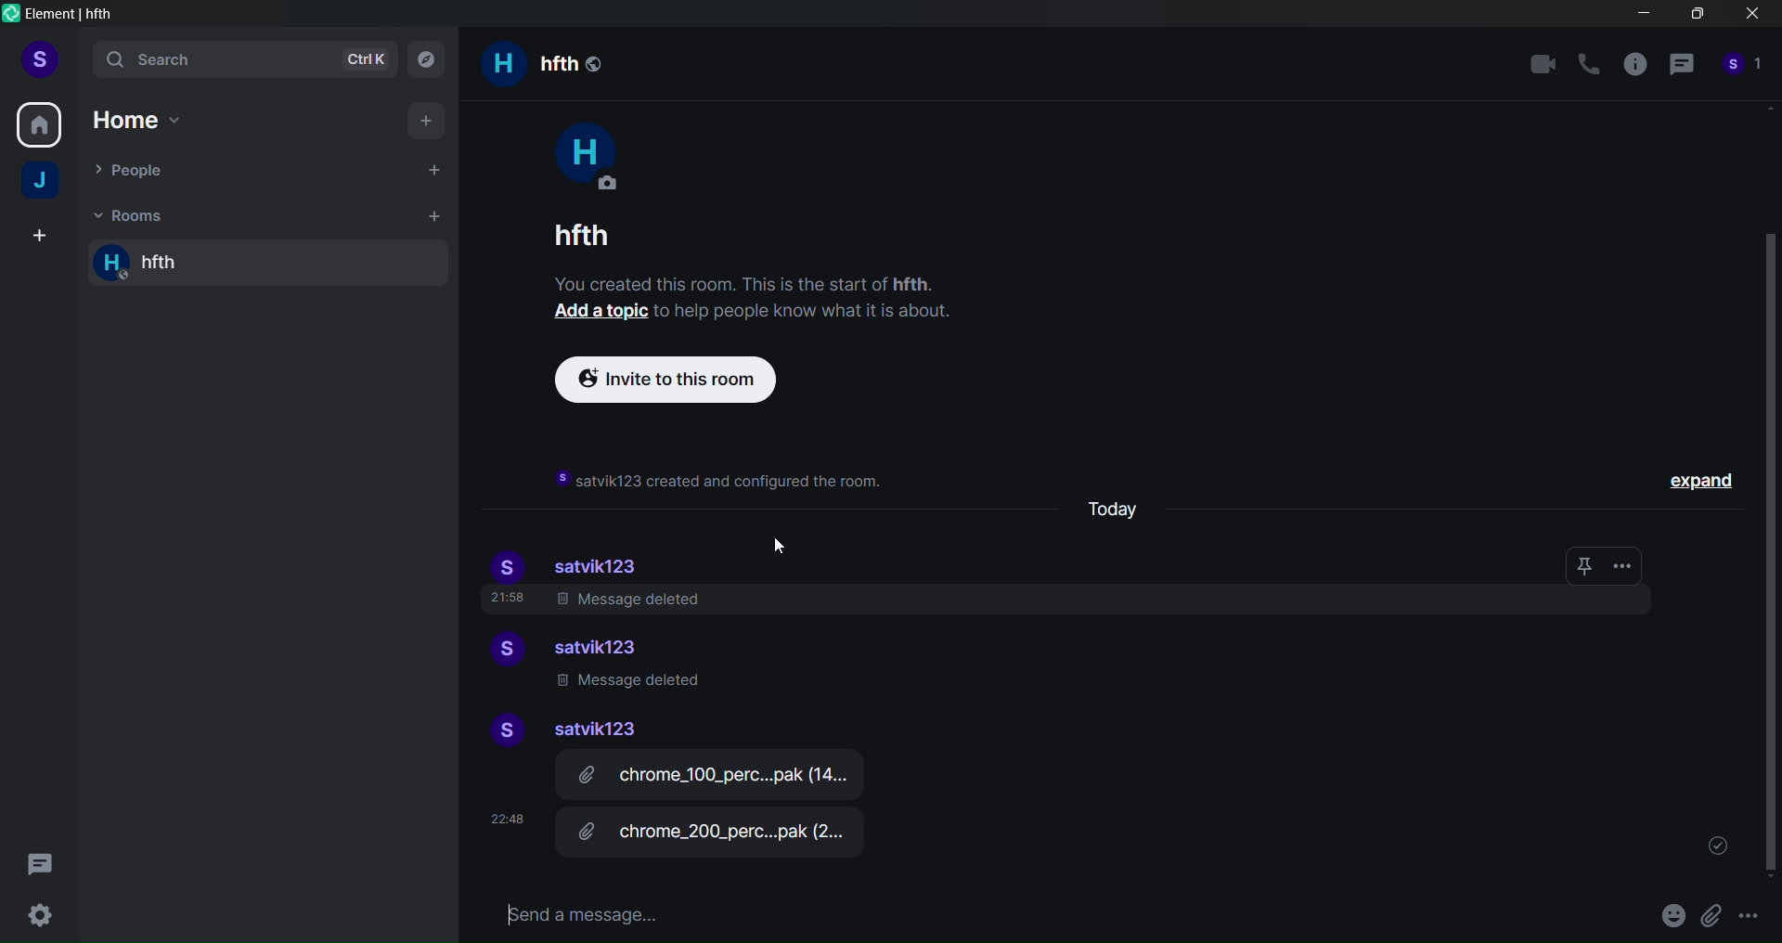 The width and height of the screenshot is (1782, 943). Describe the element at coordinates (710, 472) in the screenshot. I see `Text about group` at that location.